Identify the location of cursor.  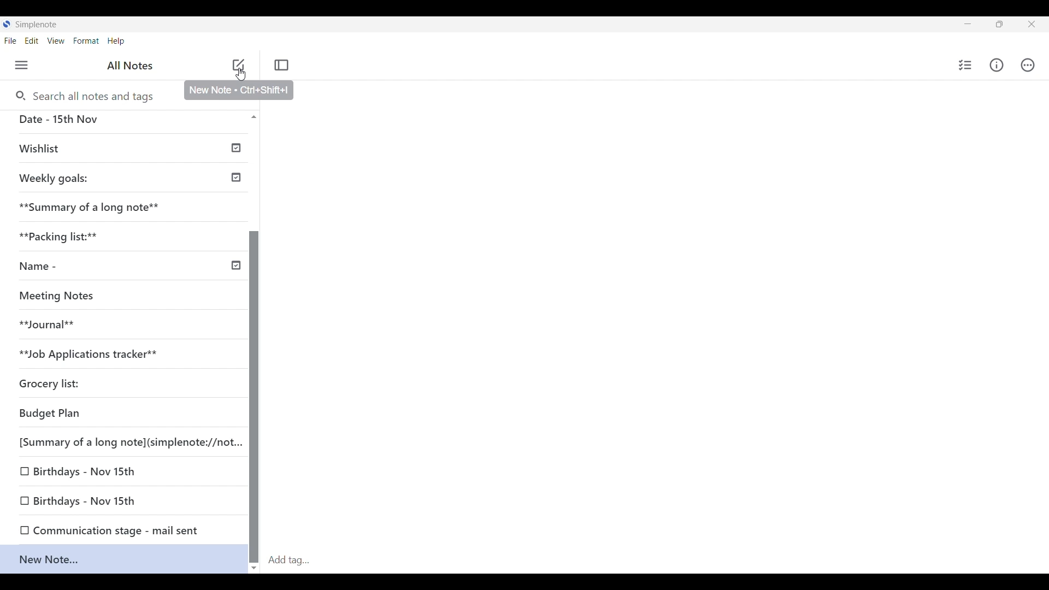
(239, 77).